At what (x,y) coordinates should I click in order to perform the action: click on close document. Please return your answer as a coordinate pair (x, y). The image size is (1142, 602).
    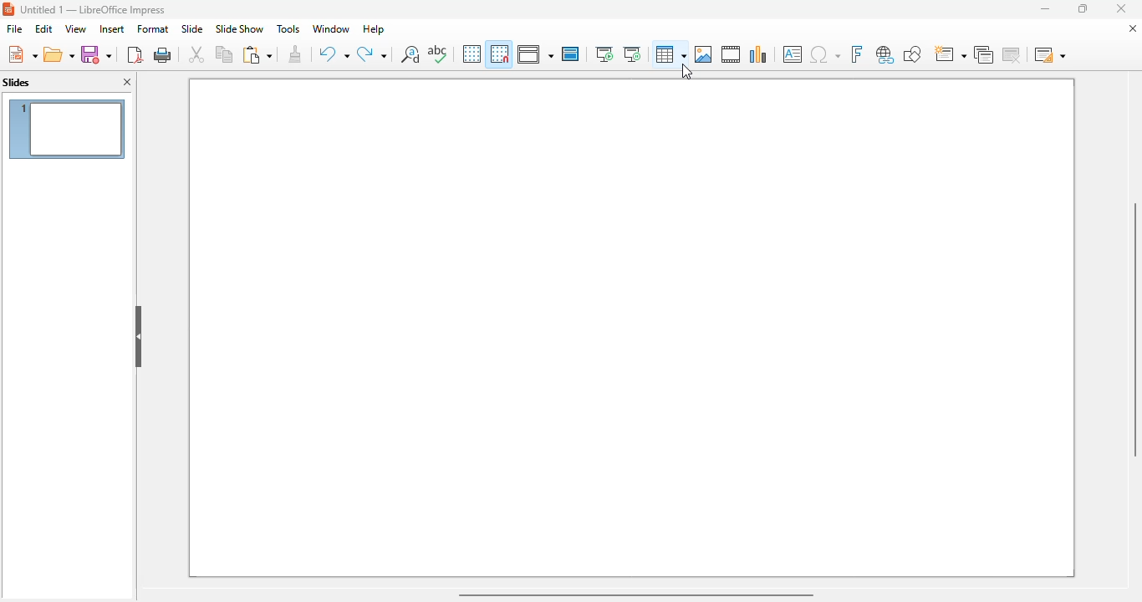
    Looking at the image, I should click on (1133, 28).